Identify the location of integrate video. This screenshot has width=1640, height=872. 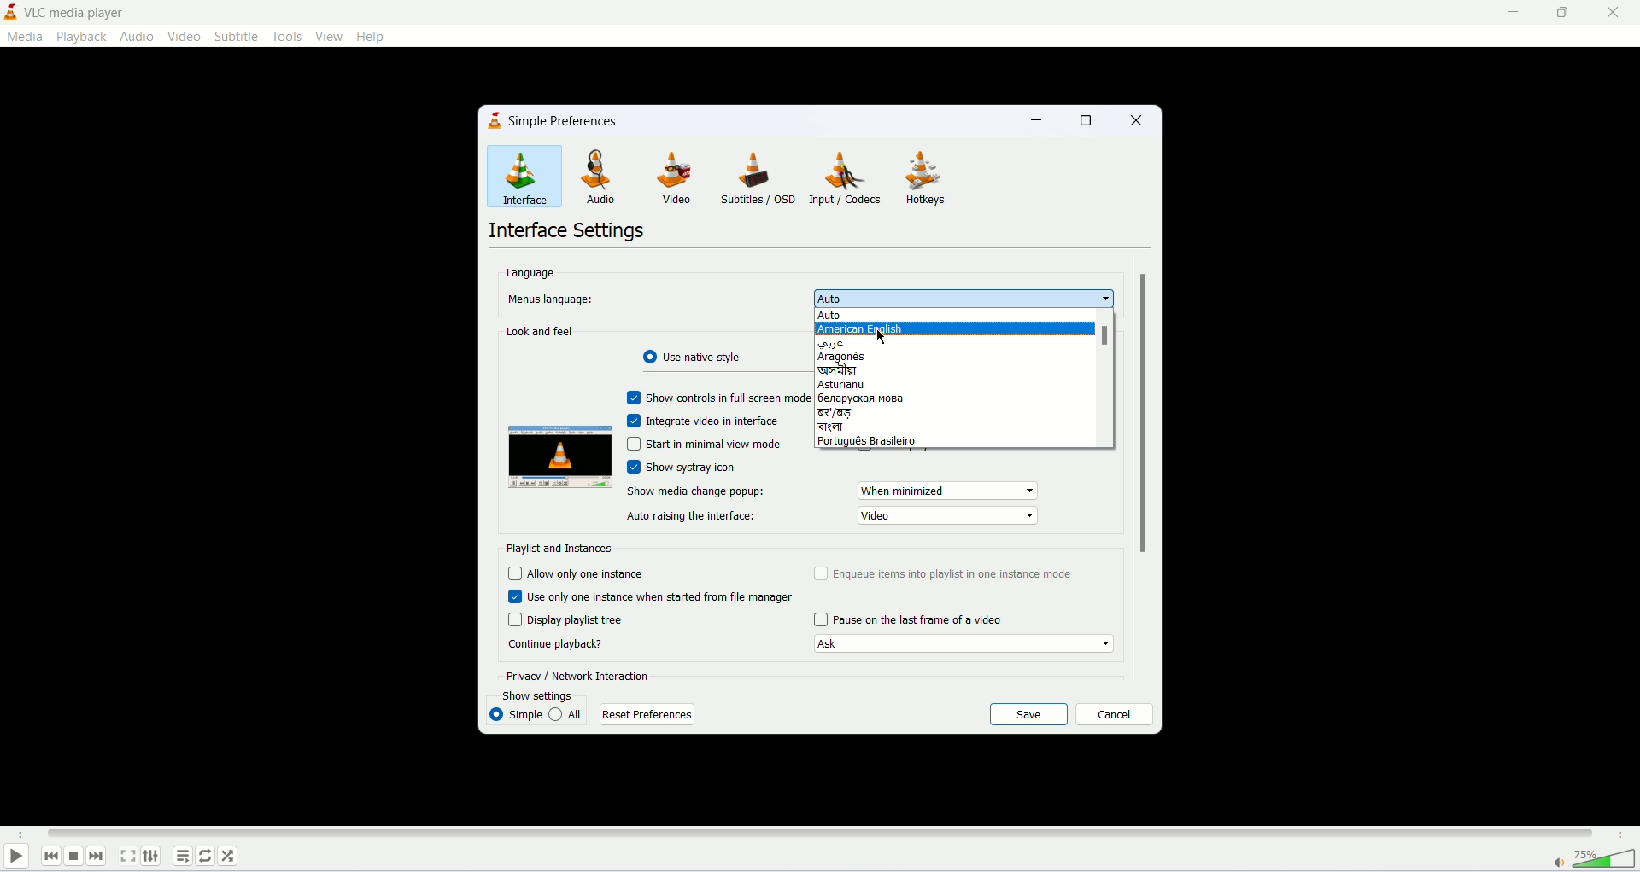
(706, 421).